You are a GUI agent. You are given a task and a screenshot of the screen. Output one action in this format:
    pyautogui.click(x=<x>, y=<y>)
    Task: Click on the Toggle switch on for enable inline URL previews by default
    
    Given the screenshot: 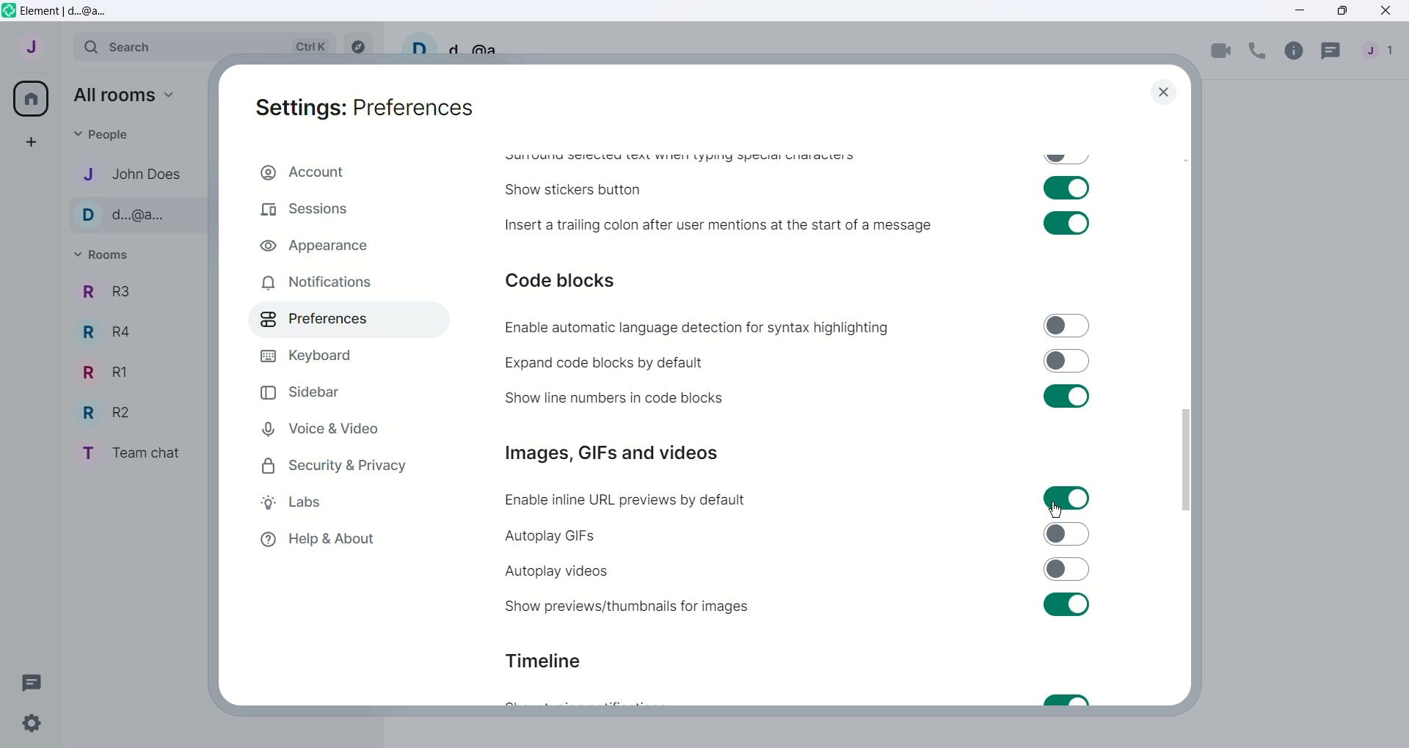 What is the action you would take?
    pyautogui.click(x=1067, y=497)
    